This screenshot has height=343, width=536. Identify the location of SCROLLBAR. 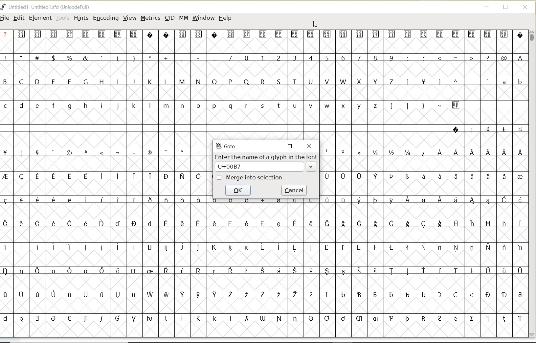
(533, 184).